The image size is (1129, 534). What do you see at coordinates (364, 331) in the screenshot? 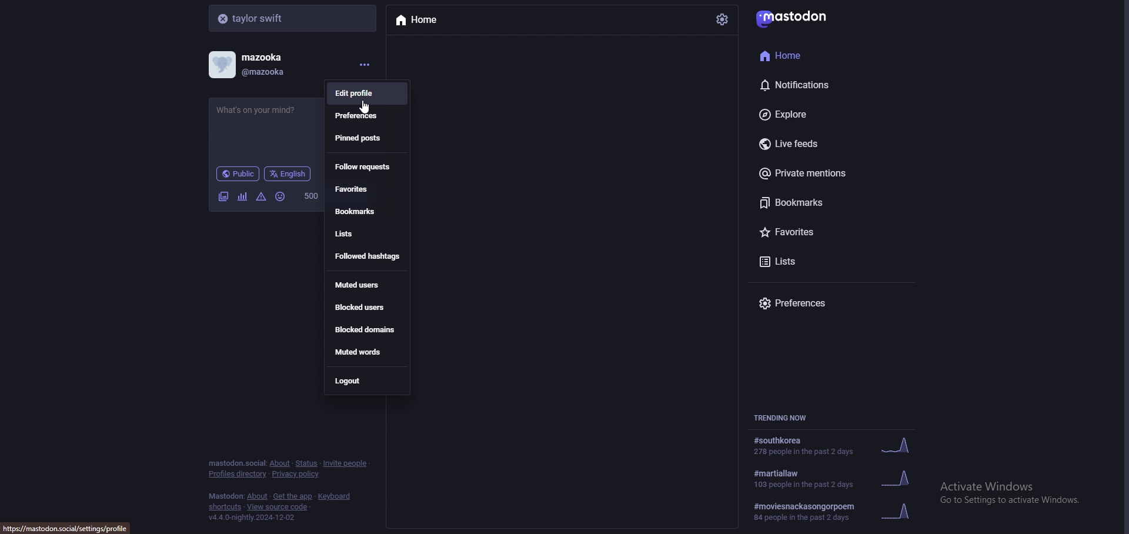
I see `blocked domains` at bounding box center [364, 331].